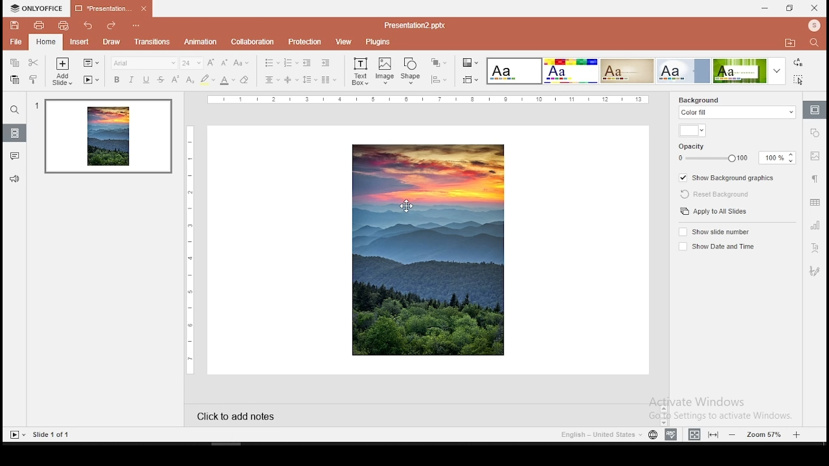 This screenshot has width=829, height=466. Describe the element at coordinates (224, 63) in the screenshot. I see `decrease font size` at that location.